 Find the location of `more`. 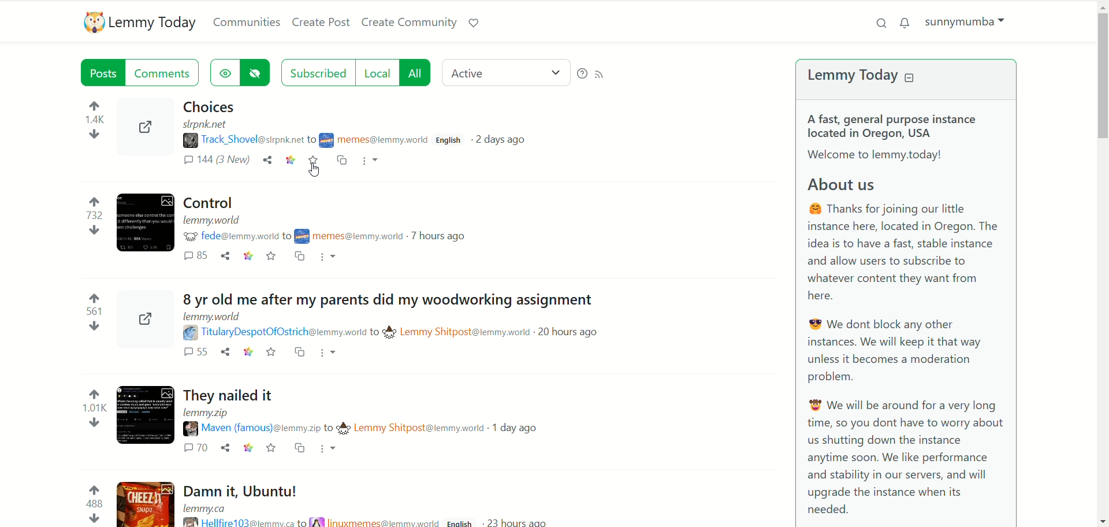

more is located at coordinates (373, 161).